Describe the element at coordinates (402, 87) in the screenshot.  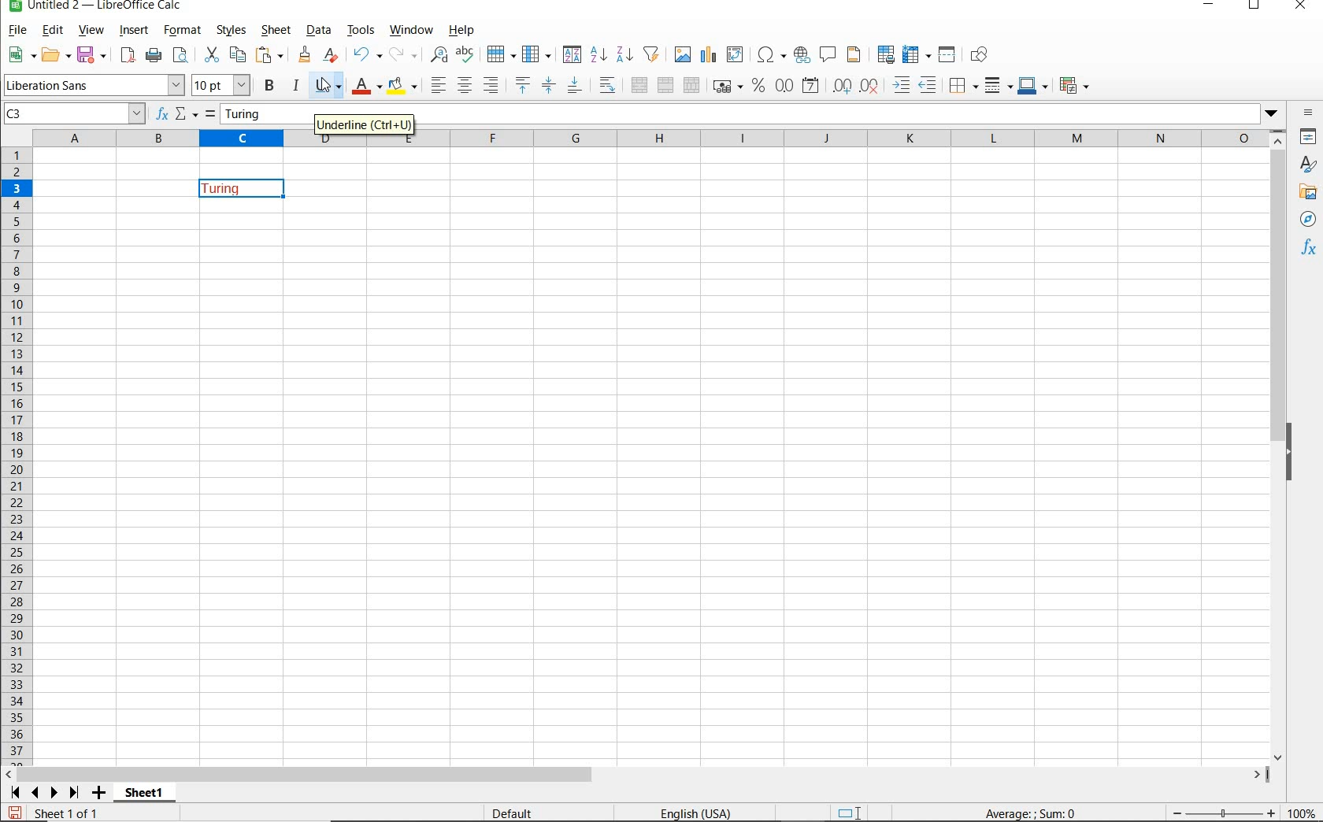
I see `BACKGROUND COLOR` at that location.